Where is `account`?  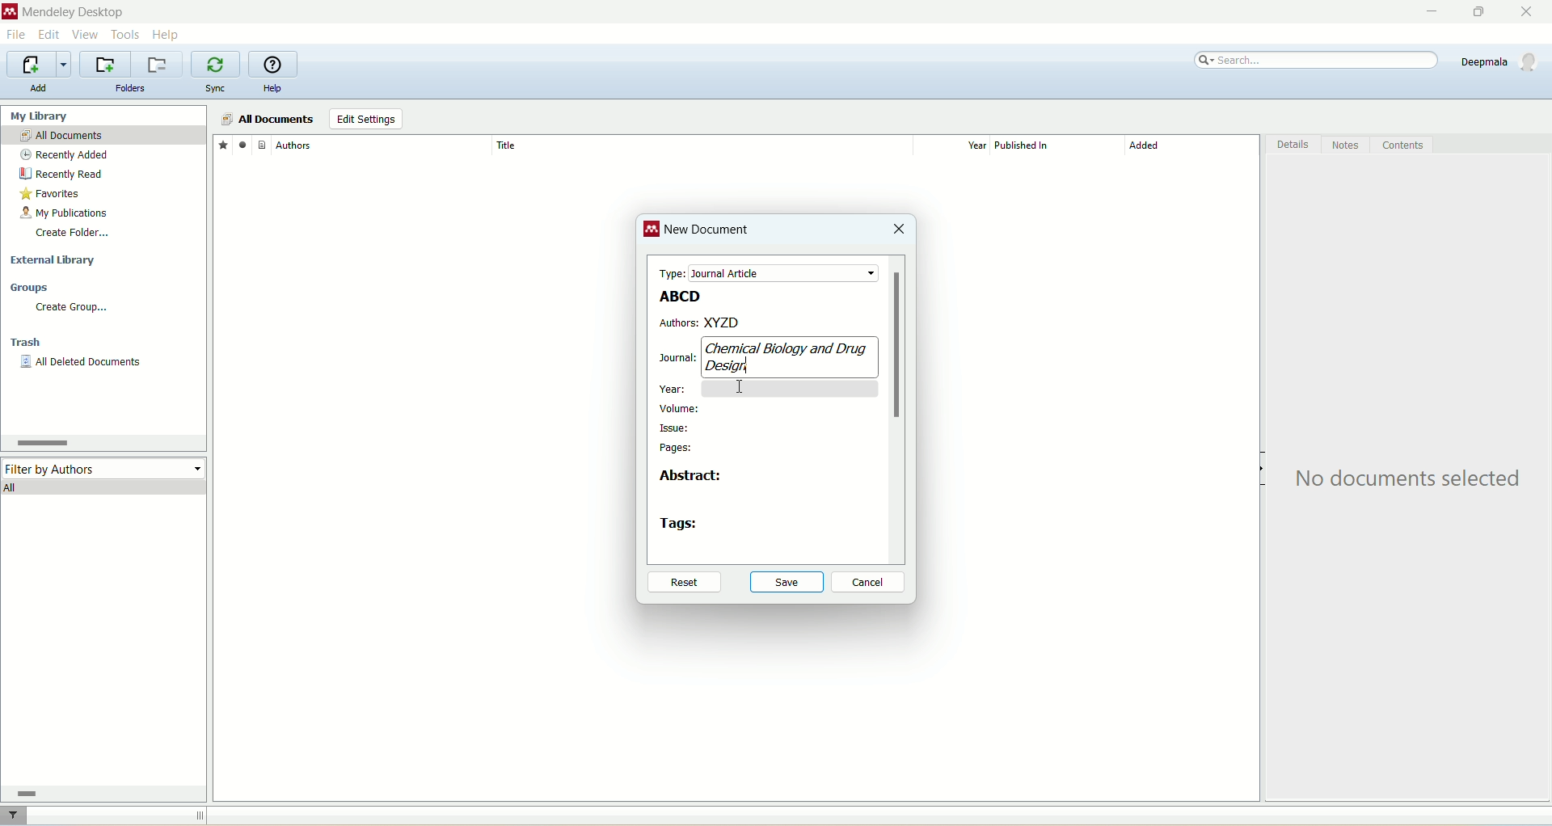 account is located at coordinates (1502, 61).